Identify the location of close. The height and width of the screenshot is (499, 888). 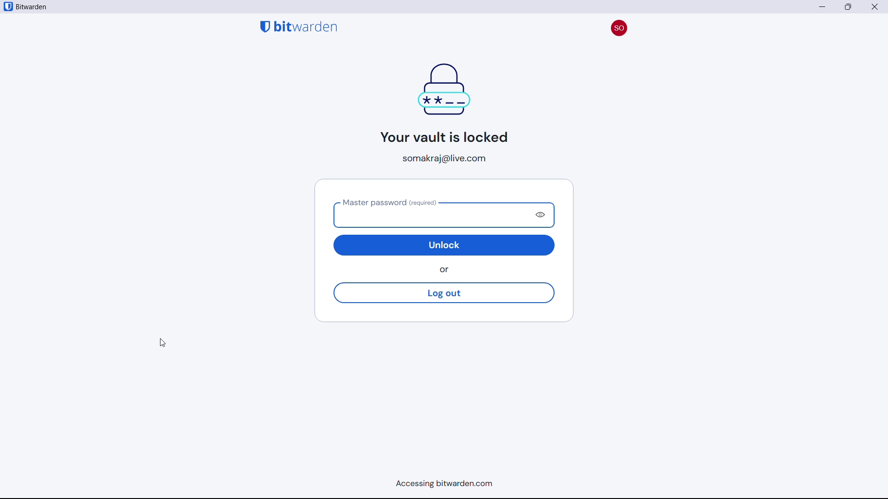
(875, 6).